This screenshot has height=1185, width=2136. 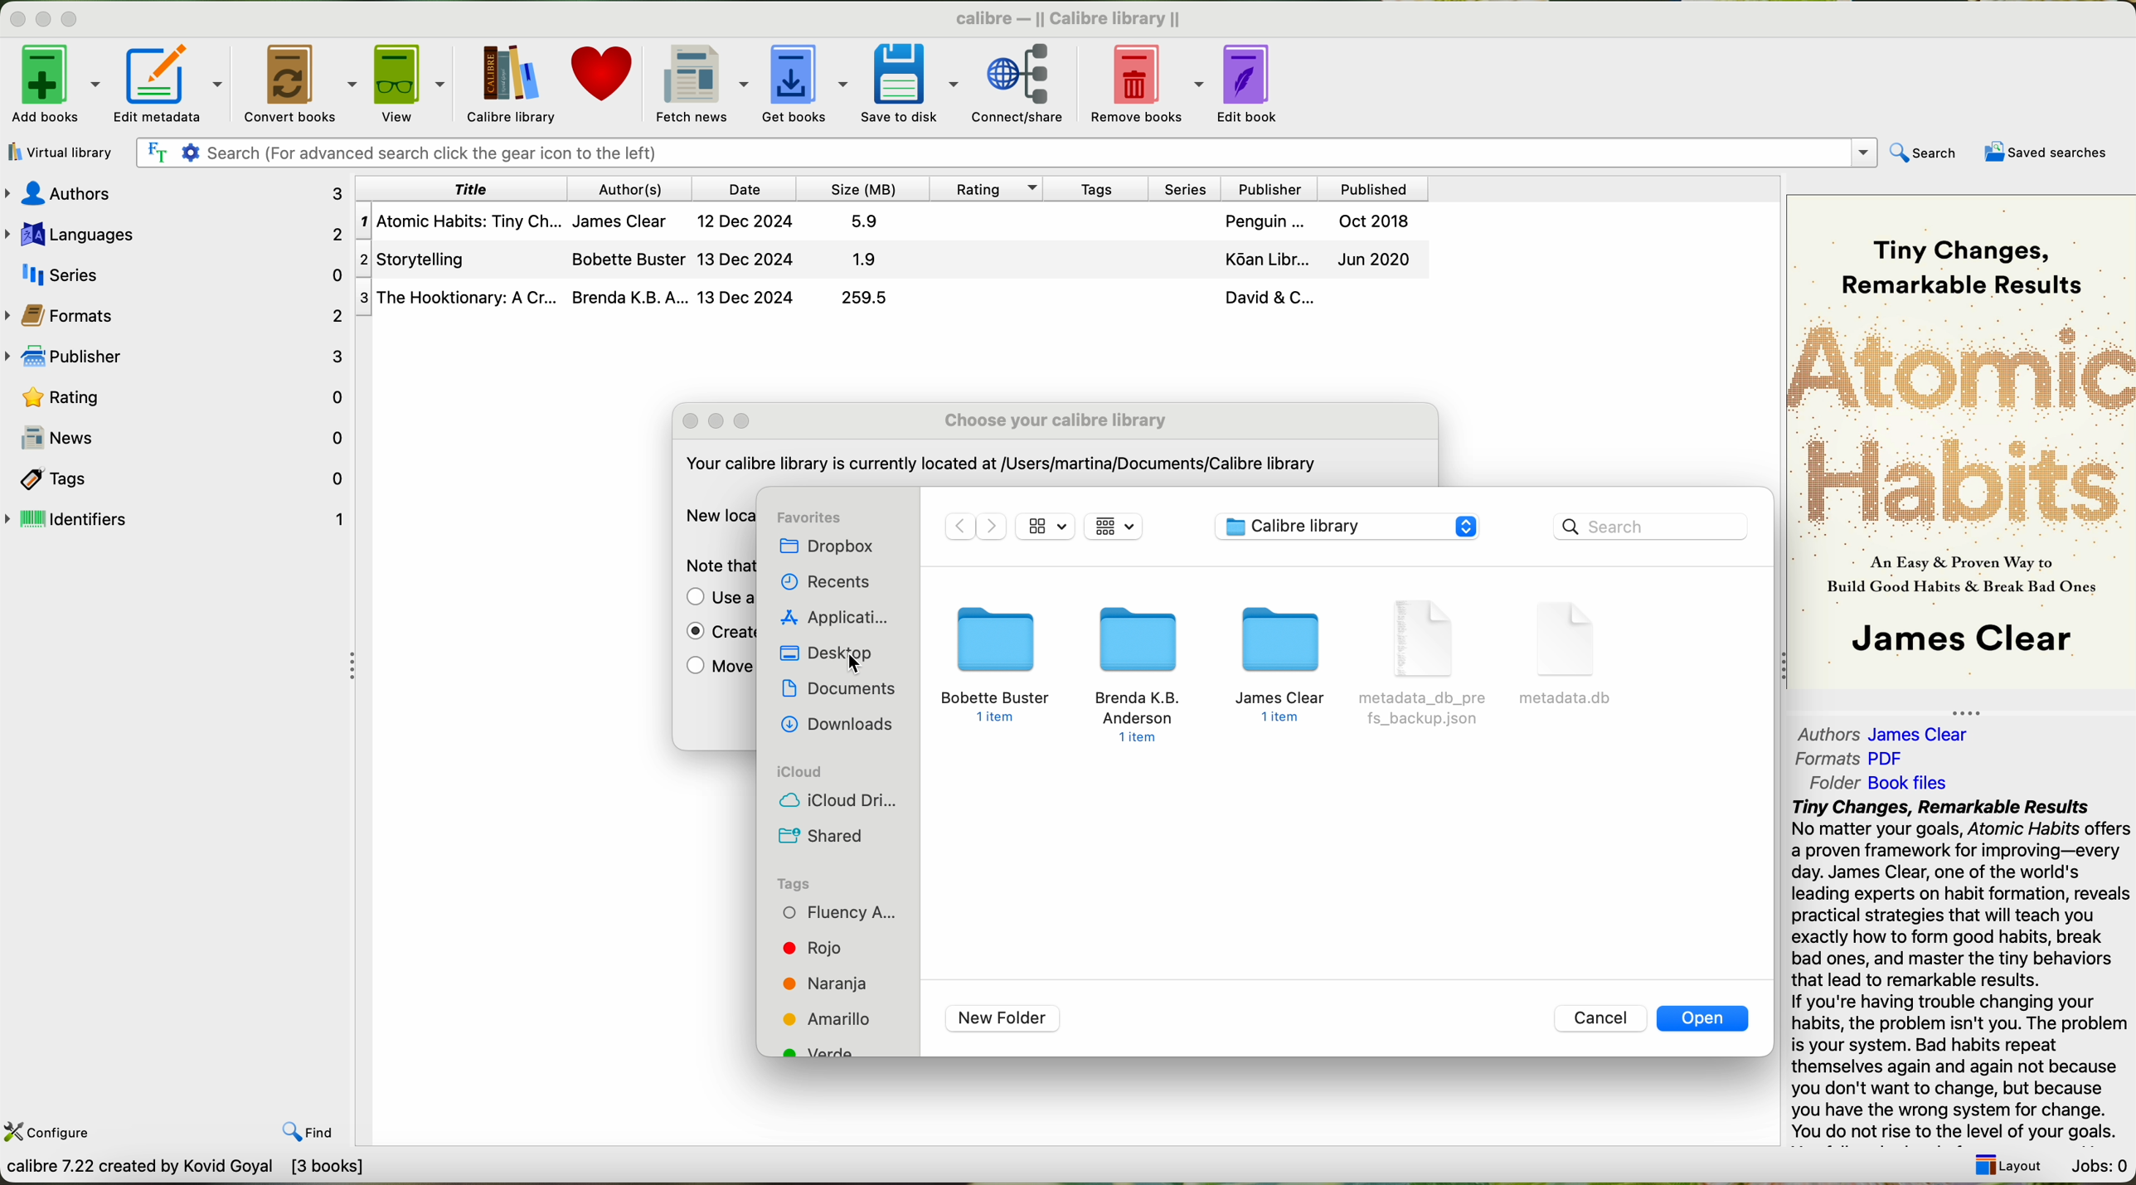 What do you see at coordinates (838, 801) in the screenshot?
I see `icloud drive` at bounding box center [838, 801].